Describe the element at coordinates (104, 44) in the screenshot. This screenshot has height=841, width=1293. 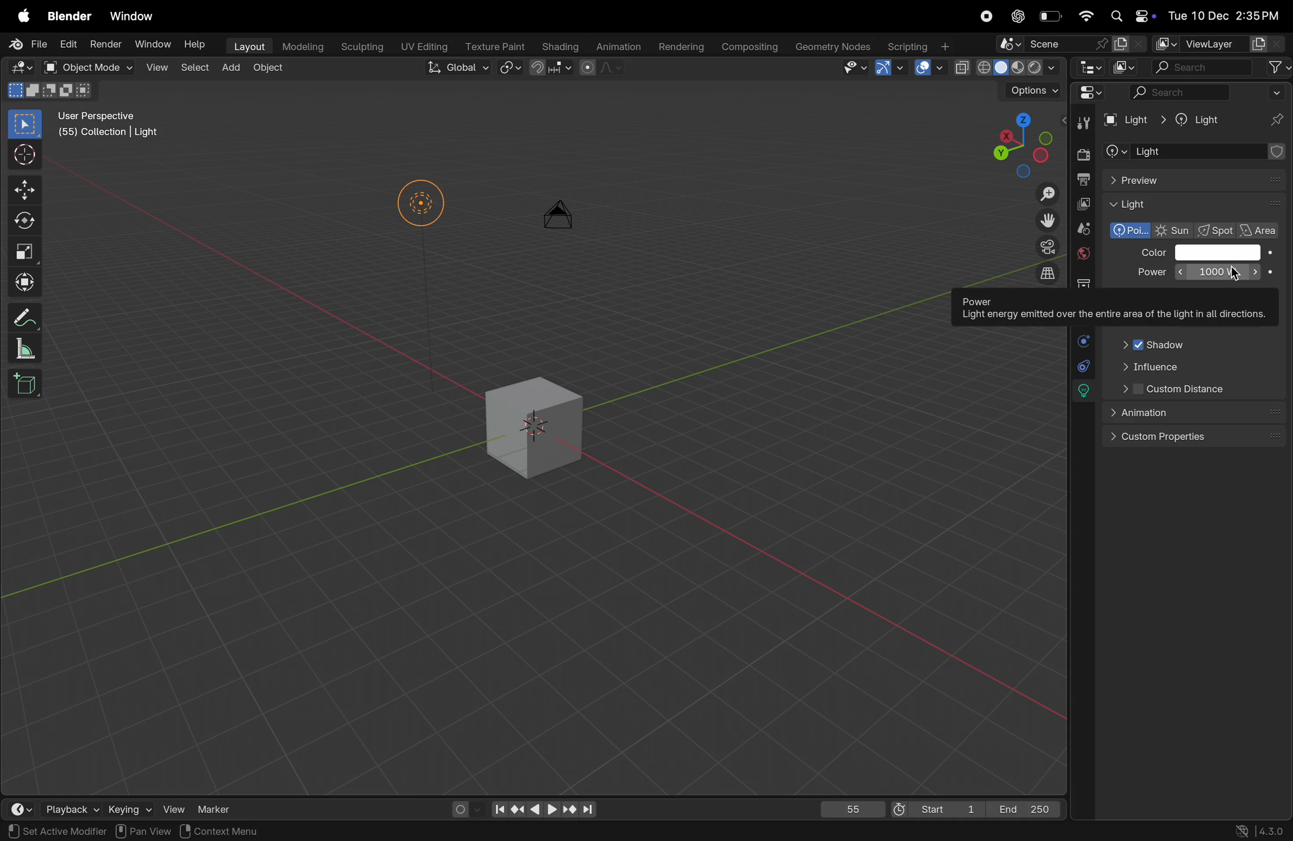
I see `Render` at that location.